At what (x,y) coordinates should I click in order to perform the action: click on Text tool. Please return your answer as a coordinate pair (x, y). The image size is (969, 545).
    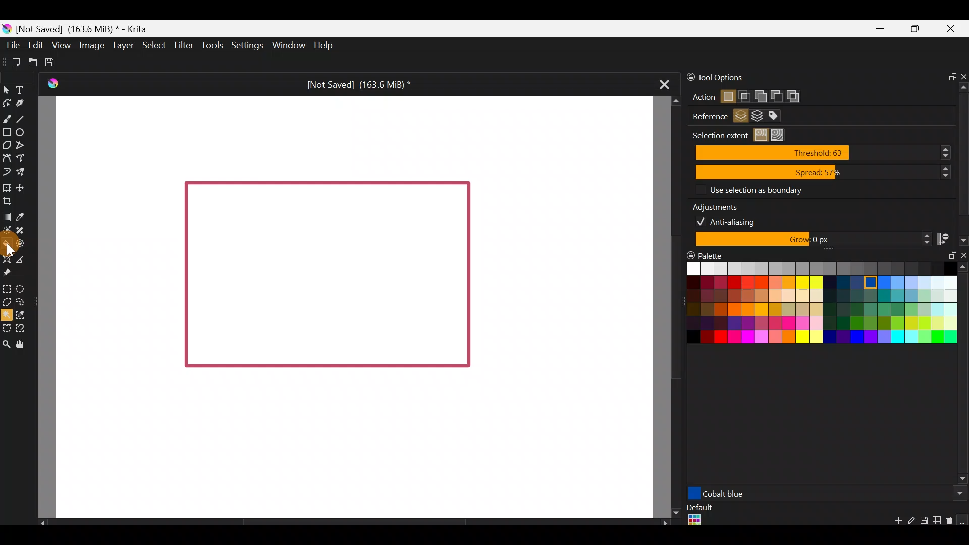
    Looking at the image, I should click on (21, 88).